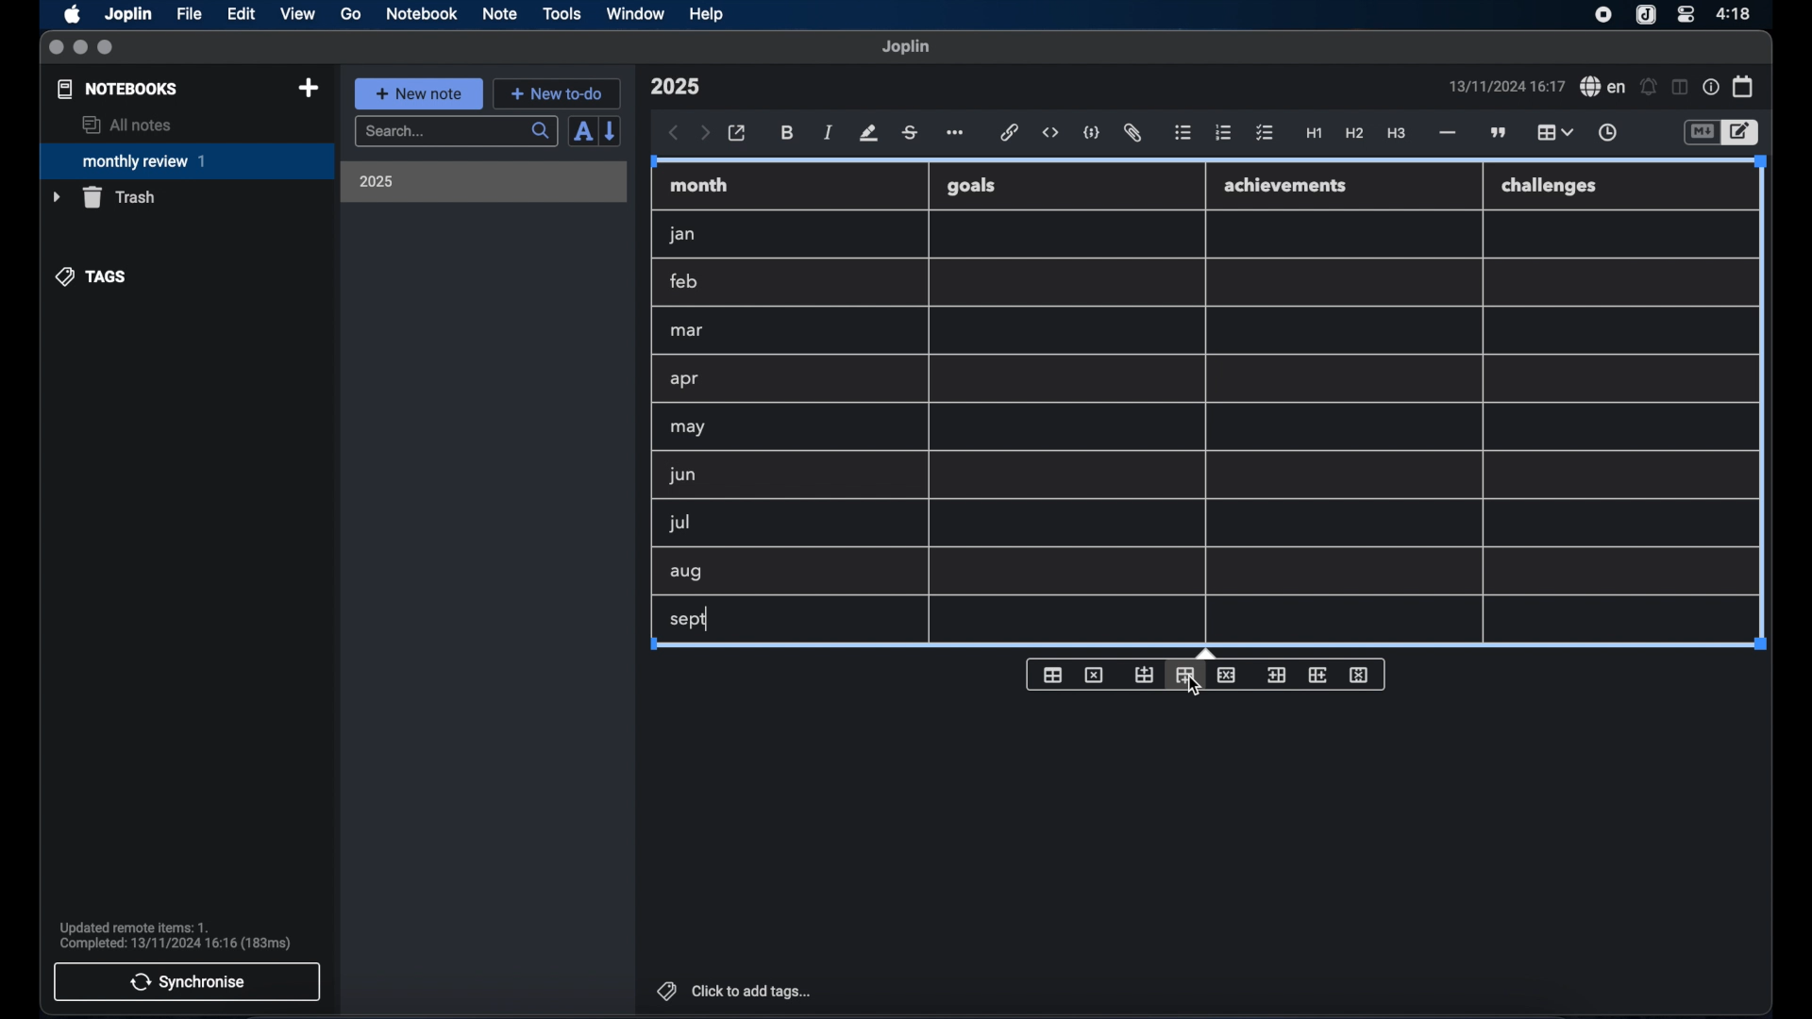  What do you see at coordinates (1506, 86) in the screenshot?
I see `date` at bounding box center [1506, 86].